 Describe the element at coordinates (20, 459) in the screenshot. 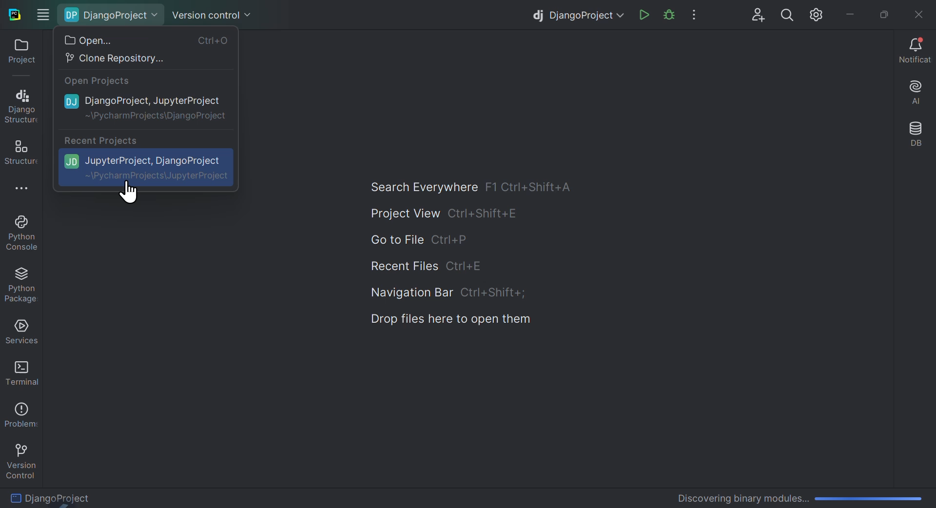

I see `version control` at that location.